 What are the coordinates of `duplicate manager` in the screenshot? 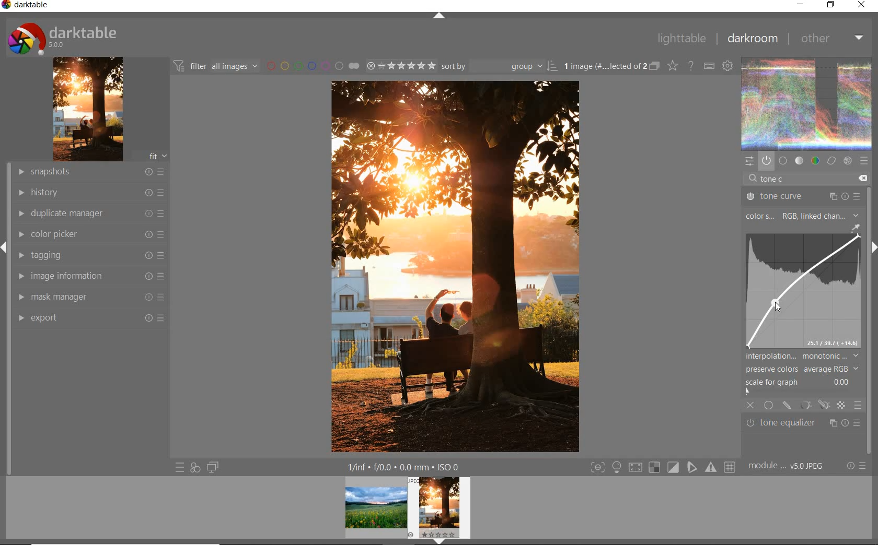 It's located at (86, 214).